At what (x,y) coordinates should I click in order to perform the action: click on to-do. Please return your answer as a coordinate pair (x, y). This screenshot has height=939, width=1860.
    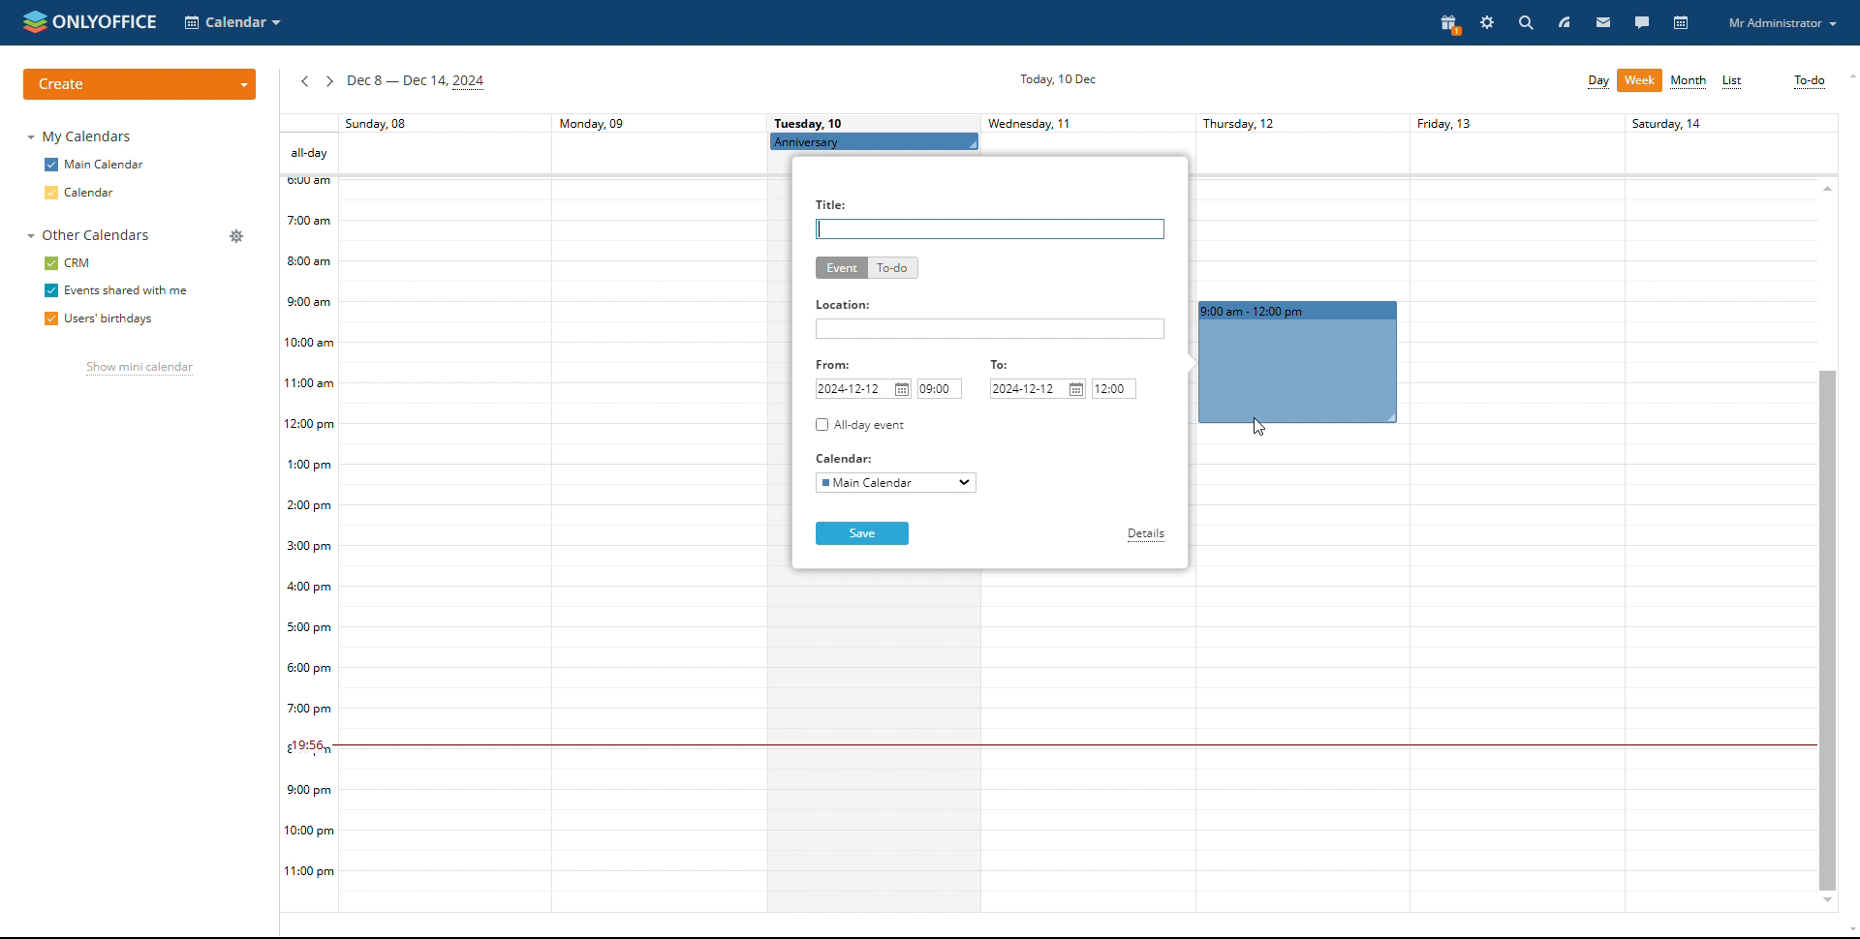
    Looking at the image, I should click on (1809, 81).